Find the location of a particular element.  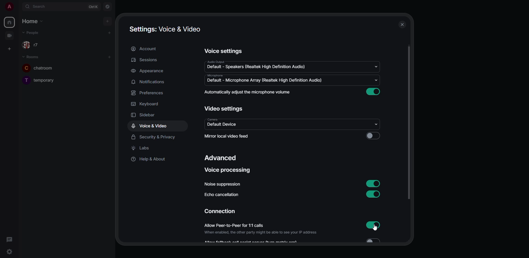

preferences is located at coordinates (149, 93).